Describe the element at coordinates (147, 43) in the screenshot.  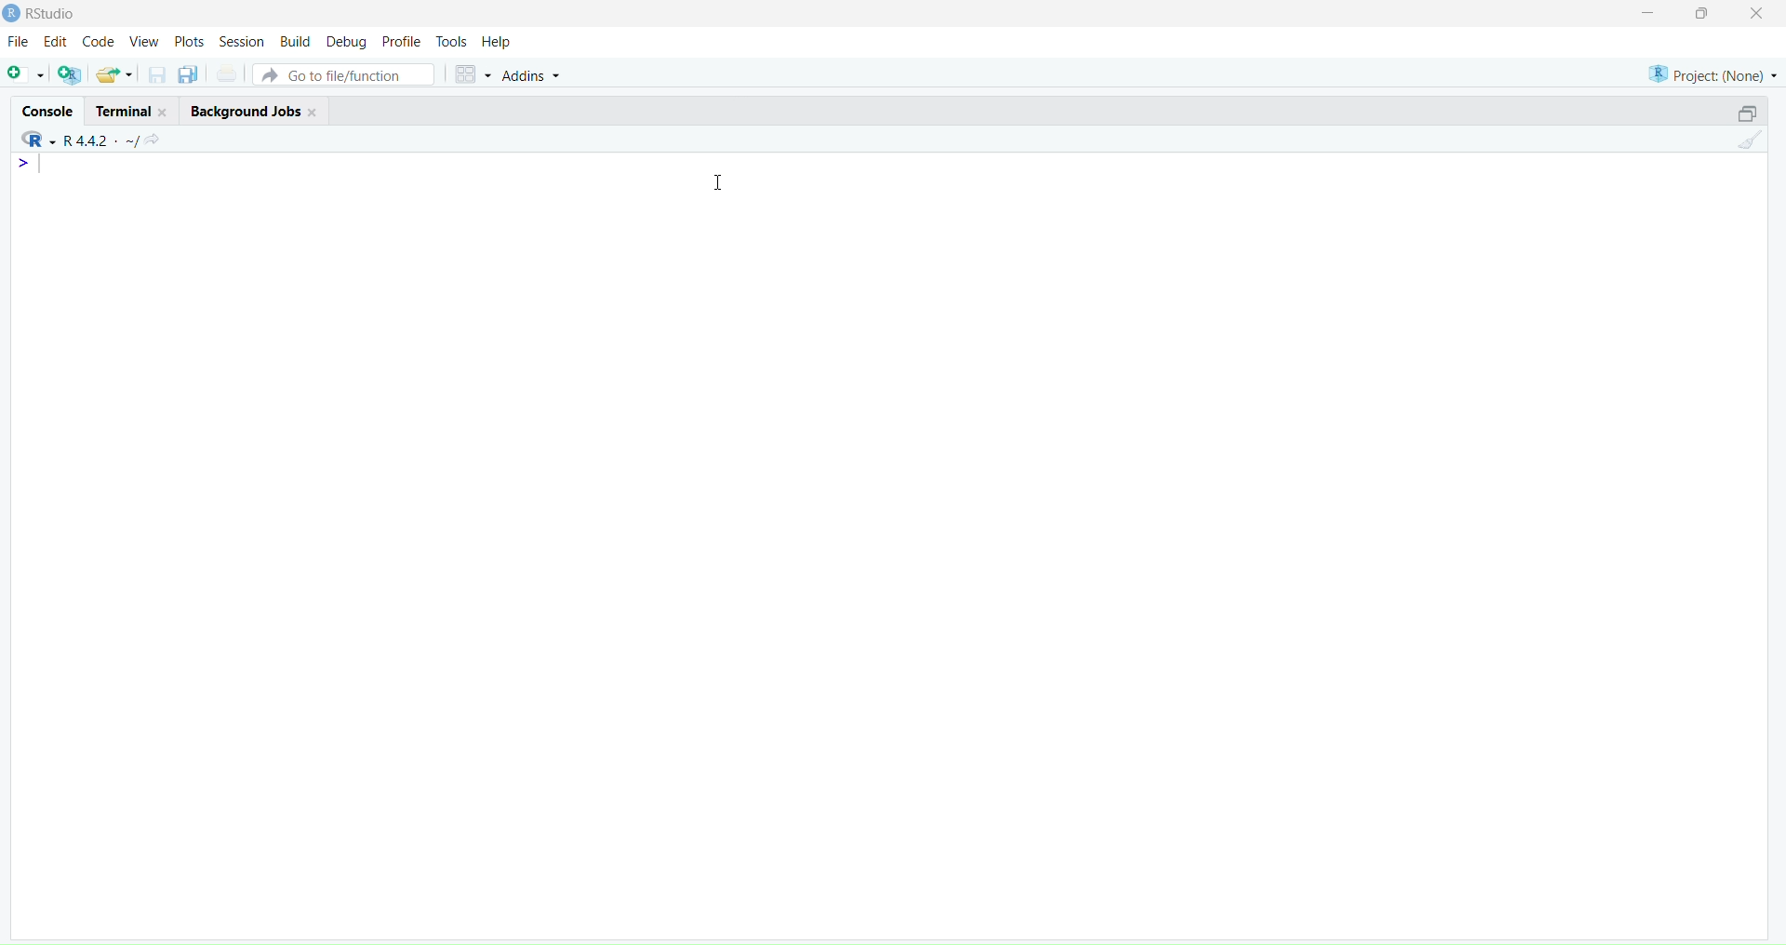
I see `View` at that location.